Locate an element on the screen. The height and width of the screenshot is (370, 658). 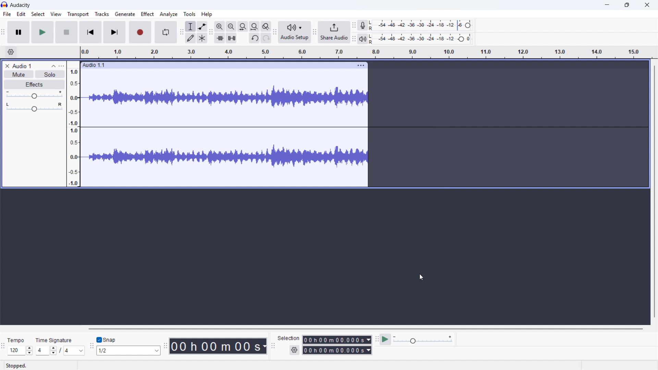
Silence audio selection  is located at coordinates (232, 38).